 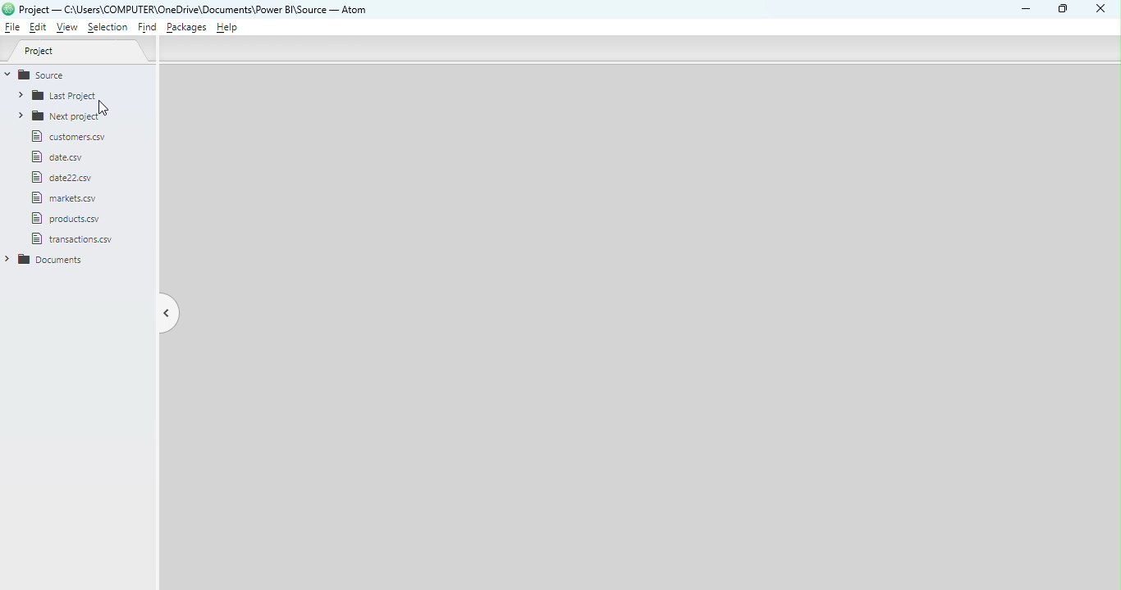 What do you see at coordinates (66, 116) in the screenshot?
I see `Folder` at bounding box center [66, 116].